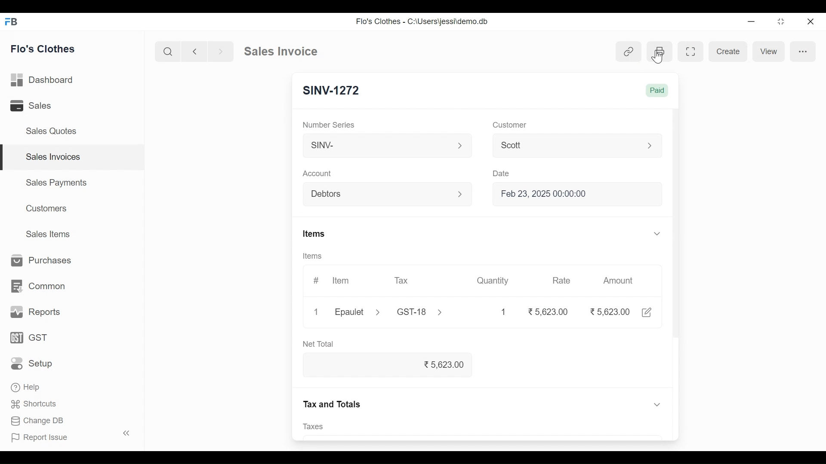  I want to click on 5,623.00, so click(607, 311).